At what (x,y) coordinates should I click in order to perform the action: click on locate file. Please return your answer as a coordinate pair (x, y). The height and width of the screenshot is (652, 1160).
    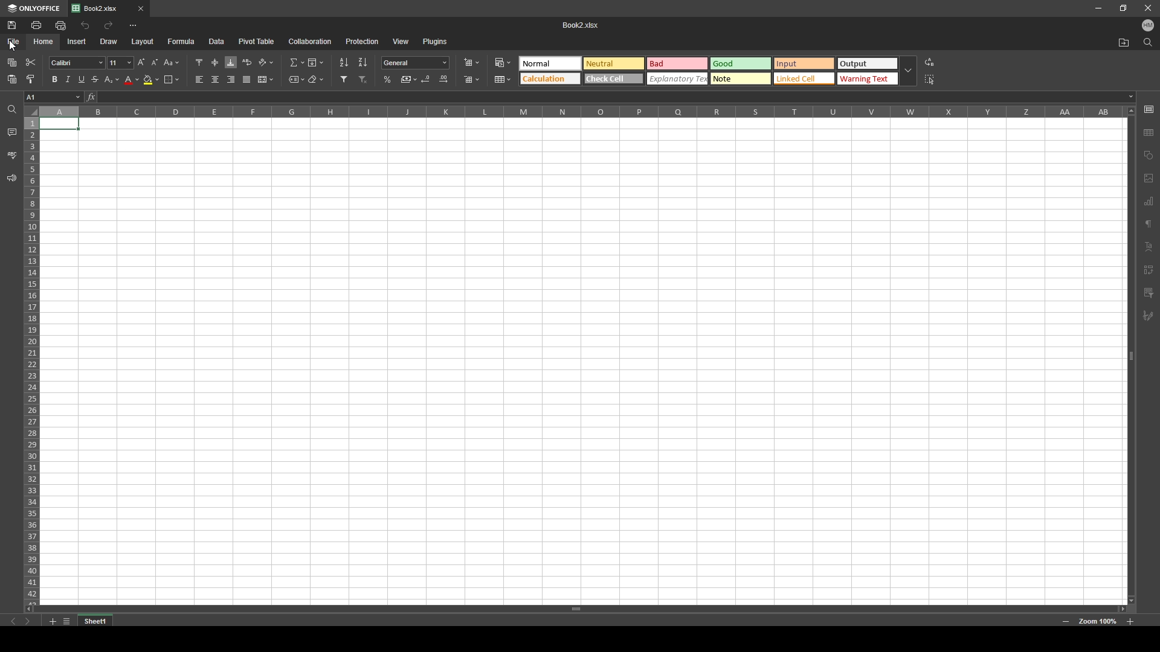
    Looking at the image, I should click on (1124, 42).